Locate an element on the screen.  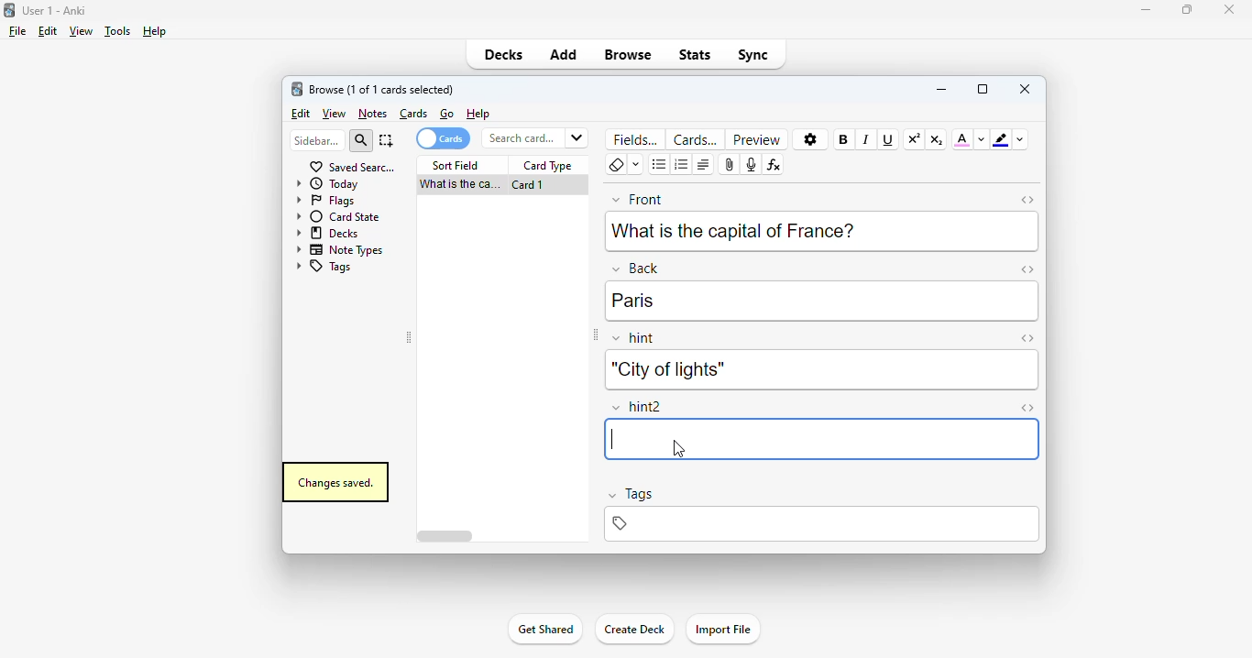
text color is located at coordinates (962, 138).